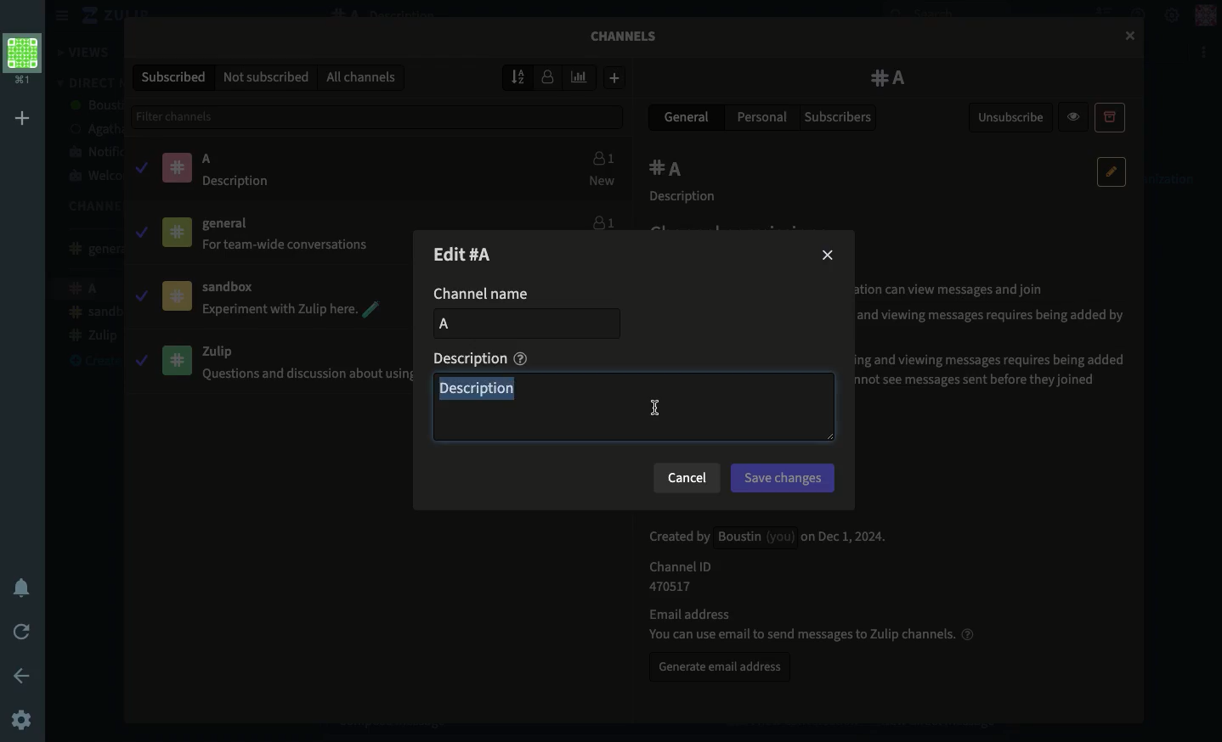 This screenshot has height=742, width=1222. What do you see at coordinates (689, 116) in the screenshot?
I see `General` at bounding box center [689, 116].